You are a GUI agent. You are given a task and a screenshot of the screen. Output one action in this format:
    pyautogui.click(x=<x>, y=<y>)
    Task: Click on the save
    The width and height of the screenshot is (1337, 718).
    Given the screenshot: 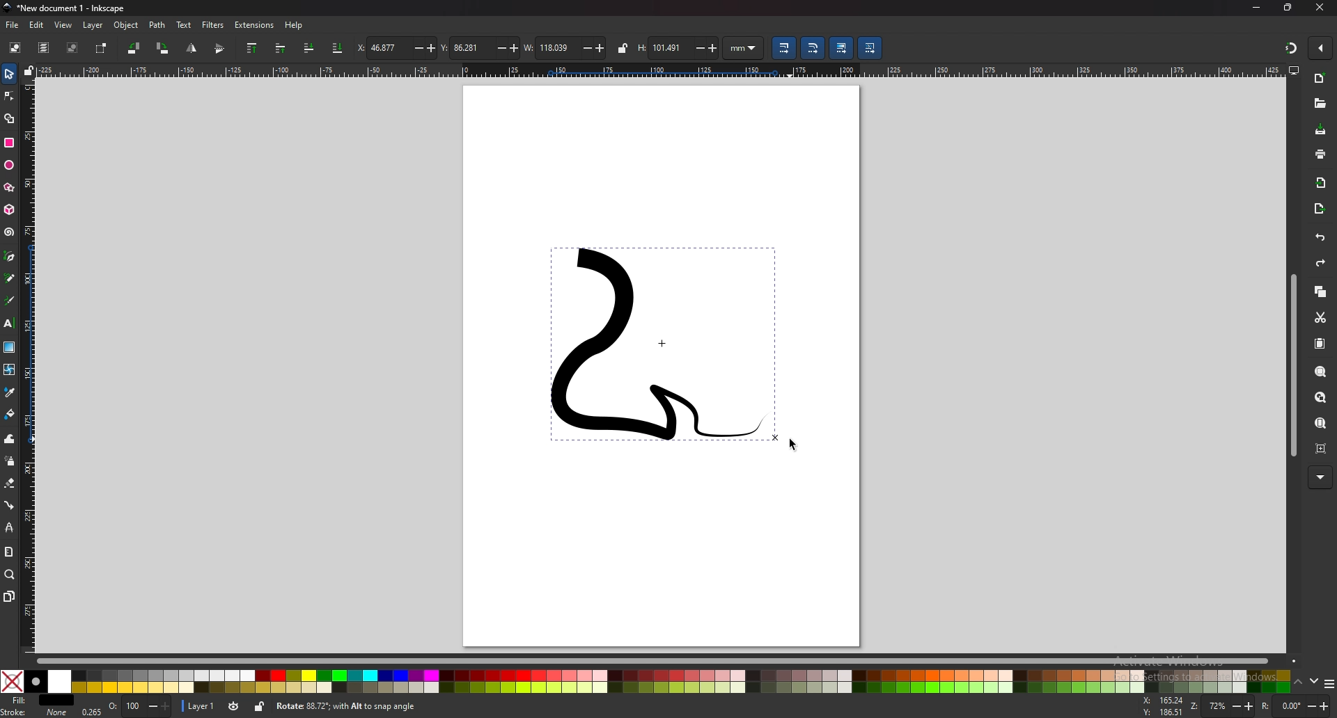 What is the action you would take?
    pyautogui.click(x=1322, y=130)
    